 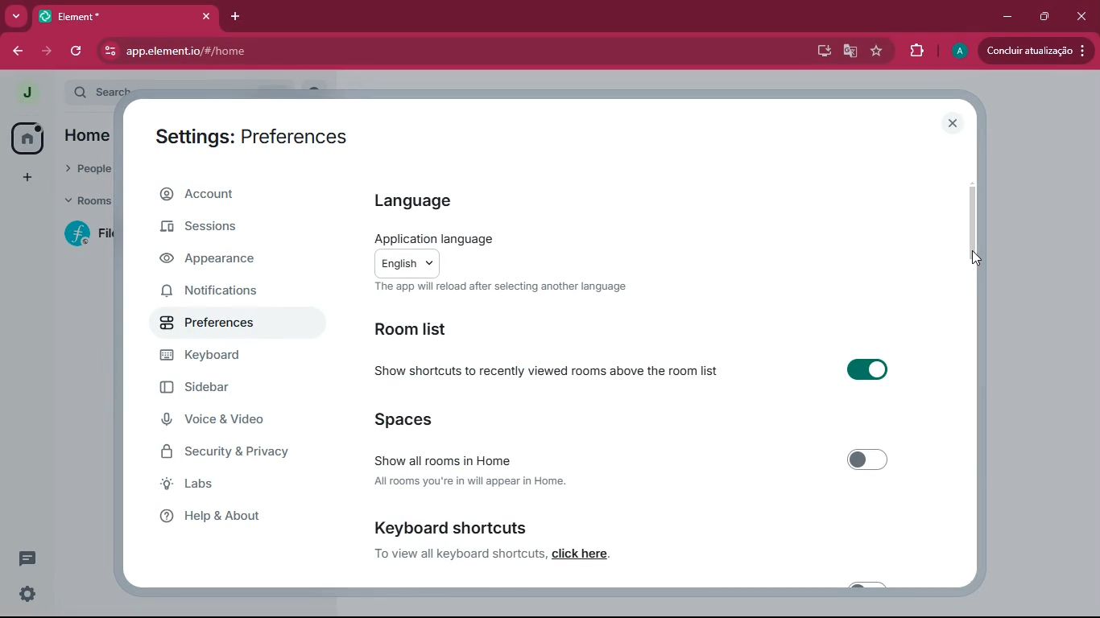 What do you see at coordinates (875, 51) in the screenshot?
I see `favourite` at bounding box center [875, 51].